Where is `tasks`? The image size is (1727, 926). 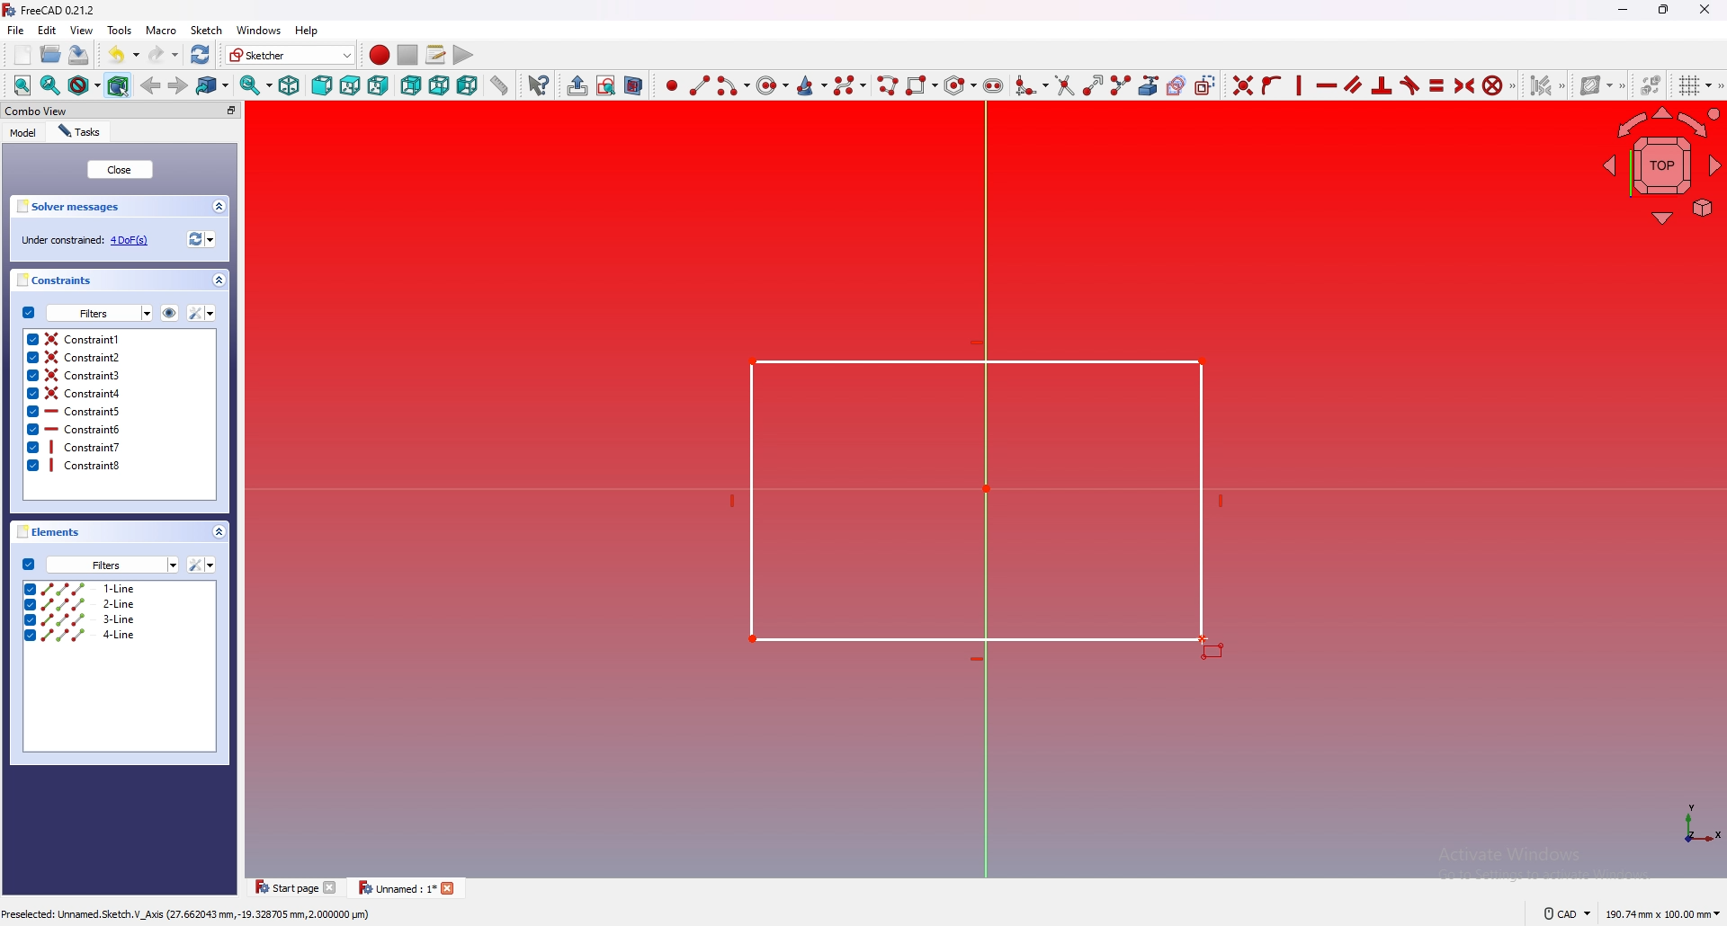
tasks is located at coordinates (80, 132).